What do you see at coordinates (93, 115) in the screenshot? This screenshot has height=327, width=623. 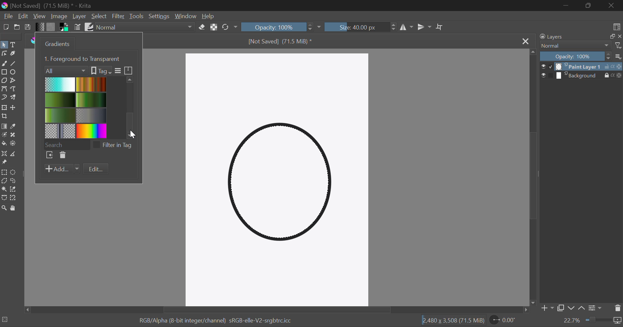 I see `Metallic Gradient` at bounding box center [93, 115].